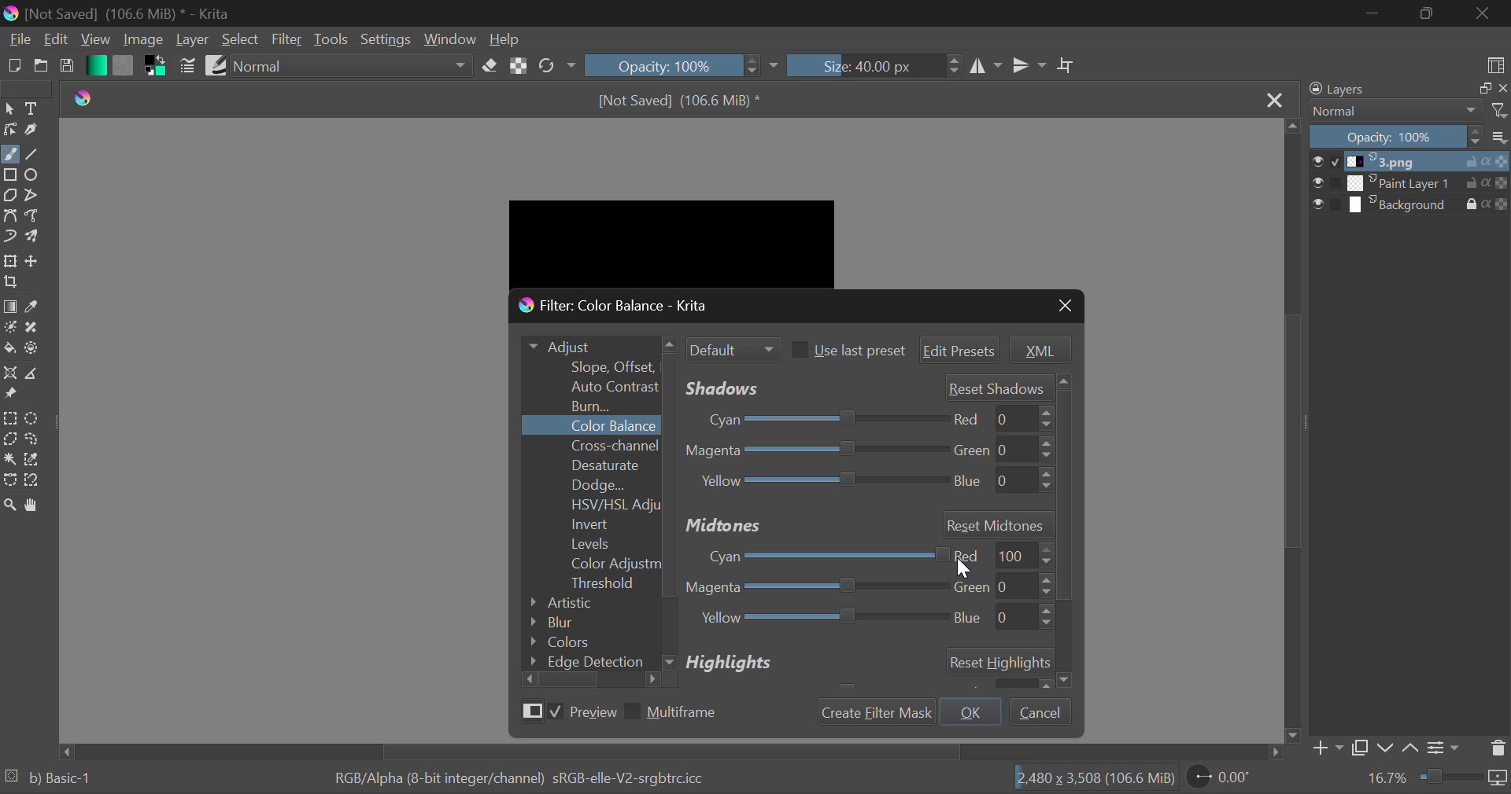 Image resolution: width=1511 pixels, height=794 pixels. I want to click on Settings, so click(386, 39).